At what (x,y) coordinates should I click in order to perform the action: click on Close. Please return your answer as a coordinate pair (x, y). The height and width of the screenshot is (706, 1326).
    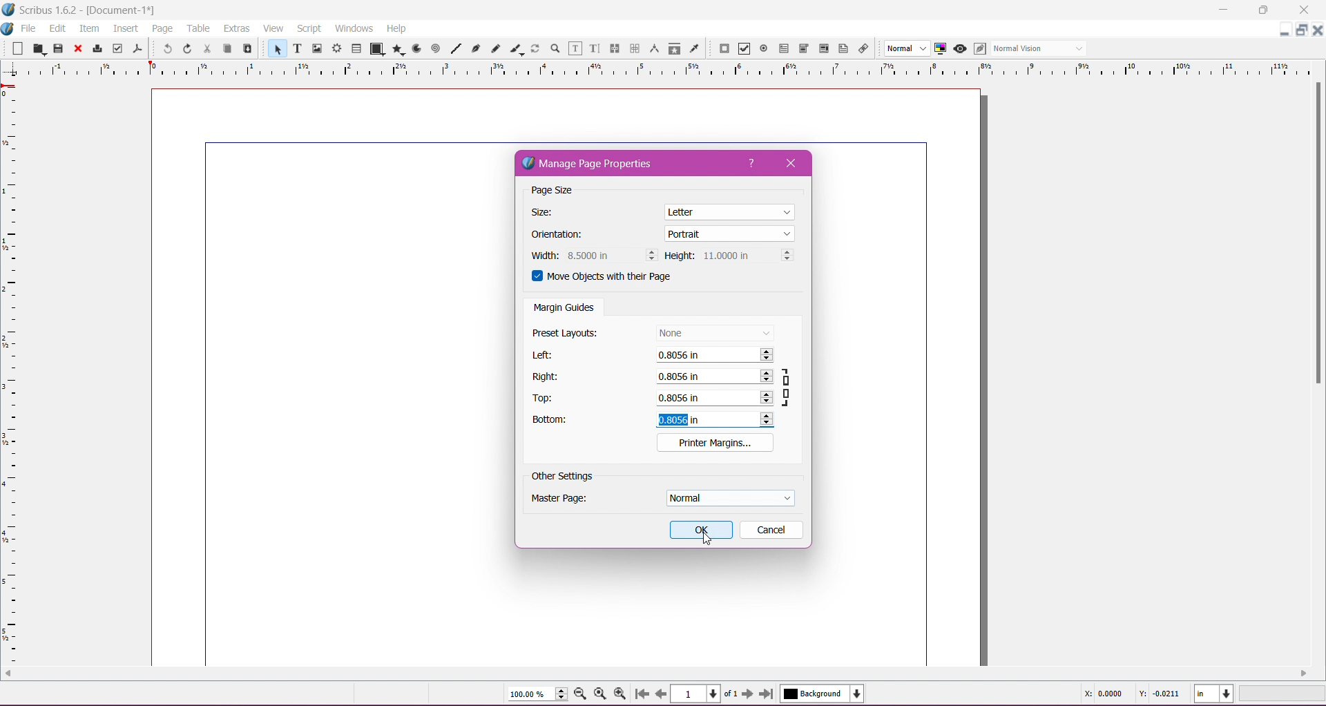
    Looking at the image, I should click on (796, 163).